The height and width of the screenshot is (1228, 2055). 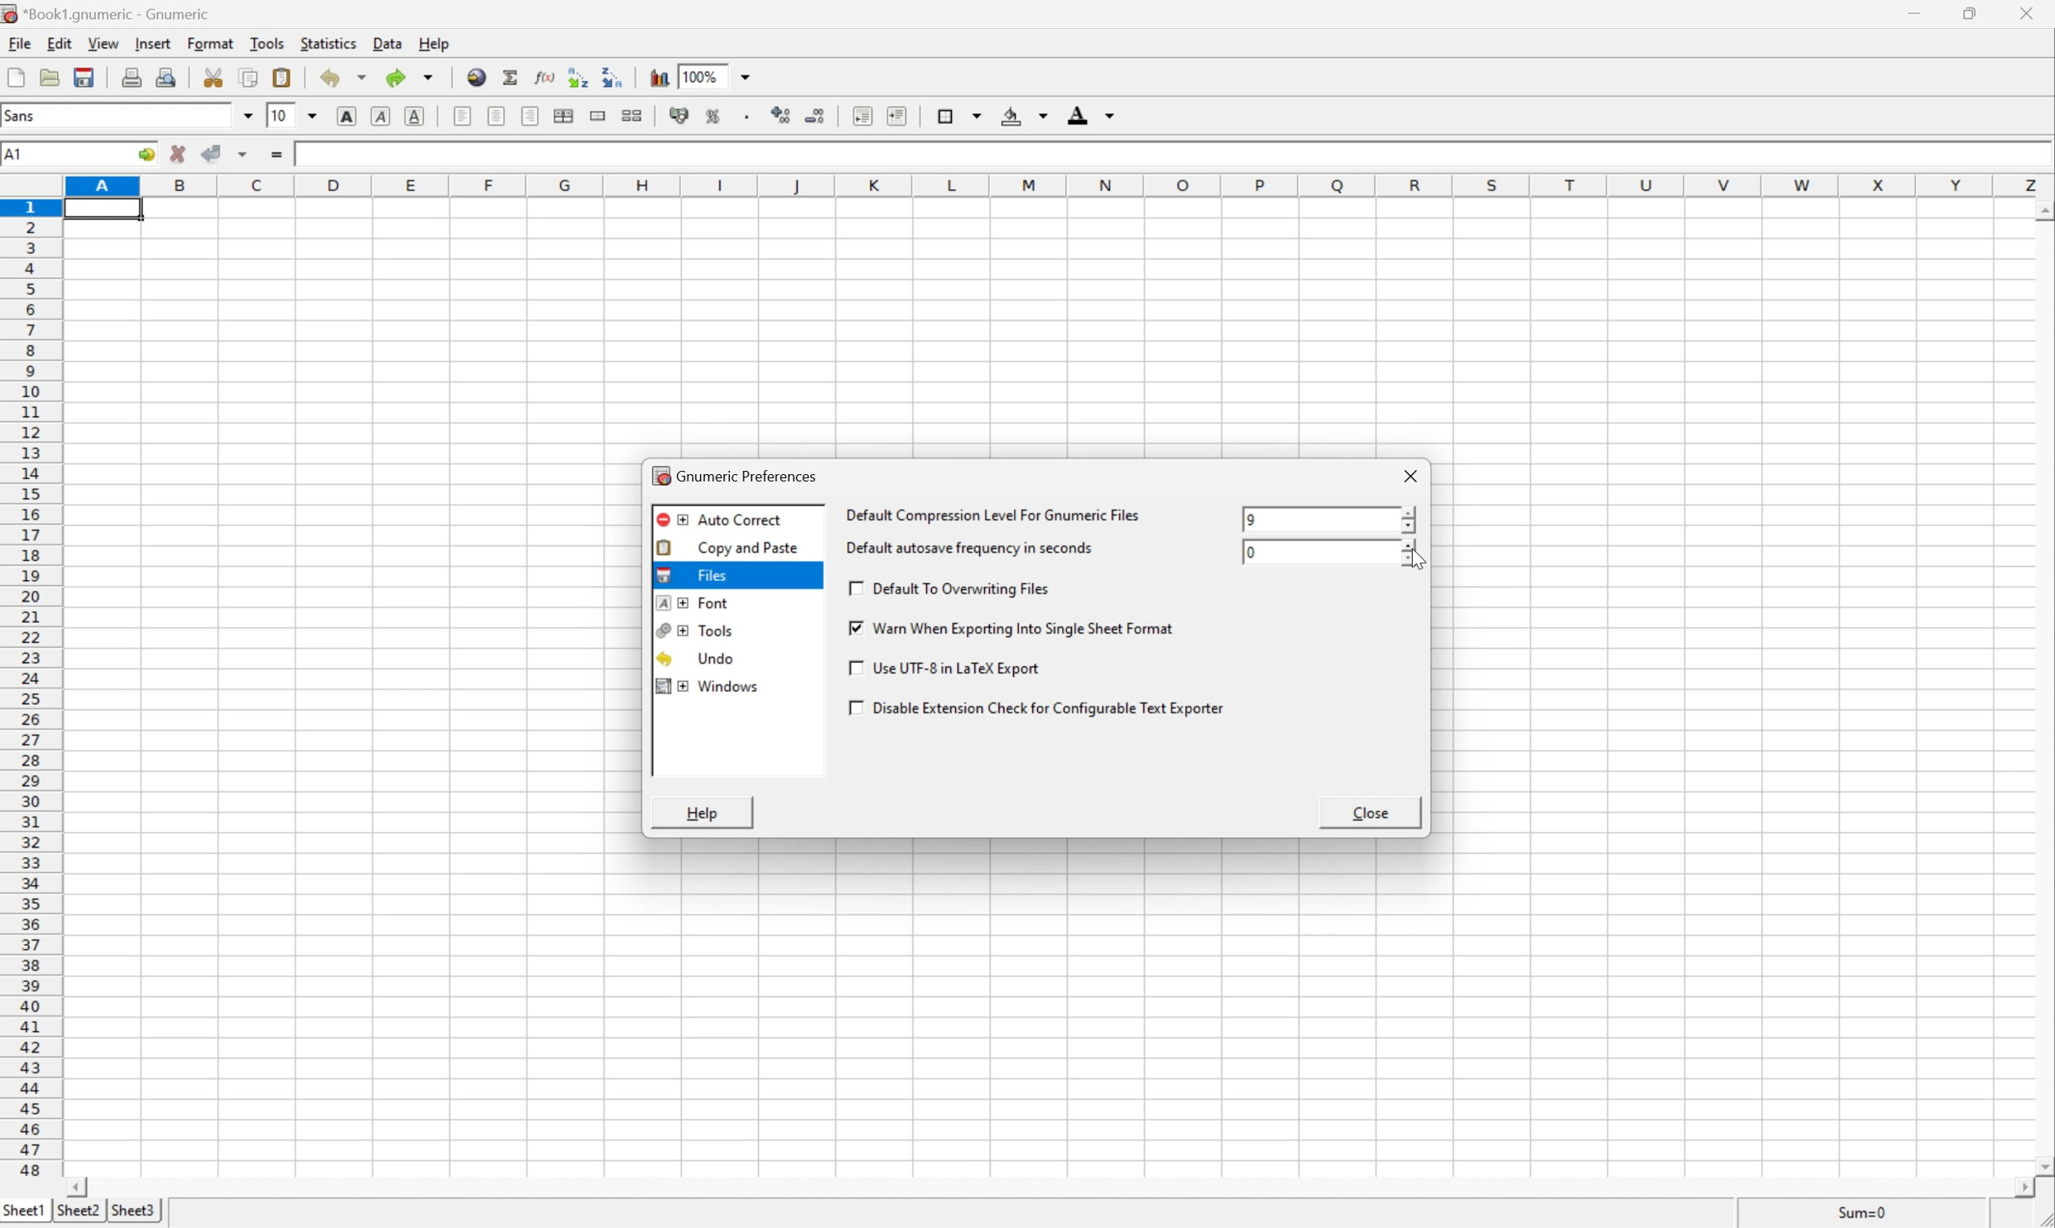 What do you see at coordinates (819, 114) in the screenshot?
I see `decrease numbers of decimals displayed` at bounding box center [819, 114].